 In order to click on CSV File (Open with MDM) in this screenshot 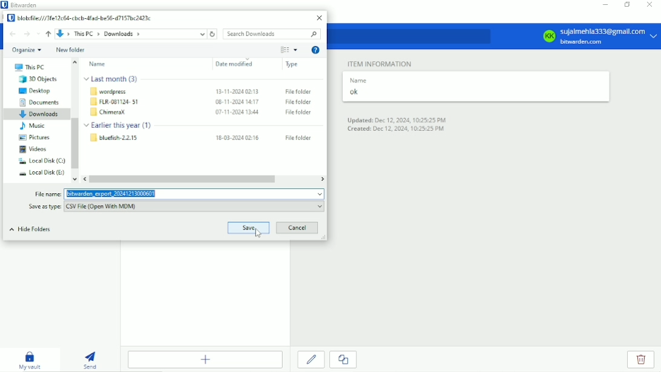, I will do `click(194, 207)`.